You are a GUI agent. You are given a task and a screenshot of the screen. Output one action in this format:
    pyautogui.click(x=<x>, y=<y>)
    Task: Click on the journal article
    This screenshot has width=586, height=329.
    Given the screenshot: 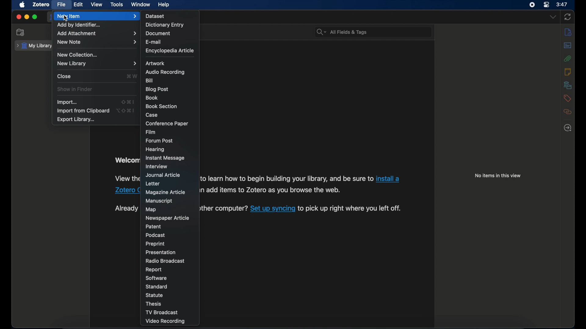 What is the action you would take?
    pyautogui.click(x=163, y=175)
    